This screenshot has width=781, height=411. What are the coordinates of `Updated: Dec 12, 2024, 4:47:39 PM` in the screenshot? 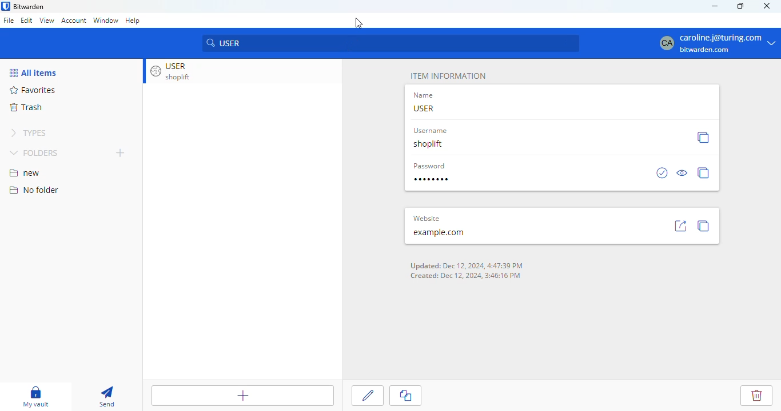 It's located at (467, 264).